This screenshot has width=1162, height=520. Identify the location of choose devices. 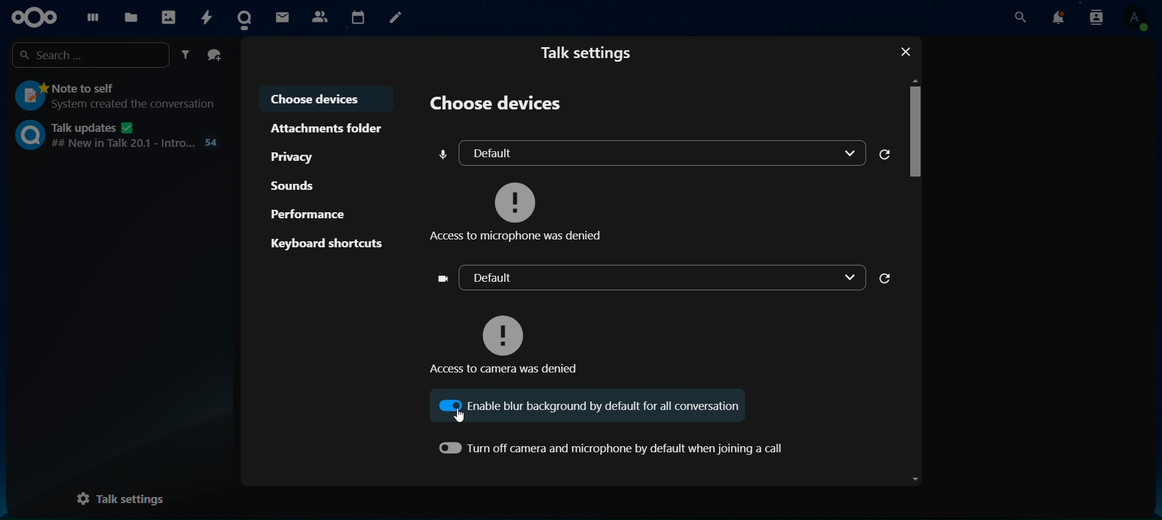
(494, 104).